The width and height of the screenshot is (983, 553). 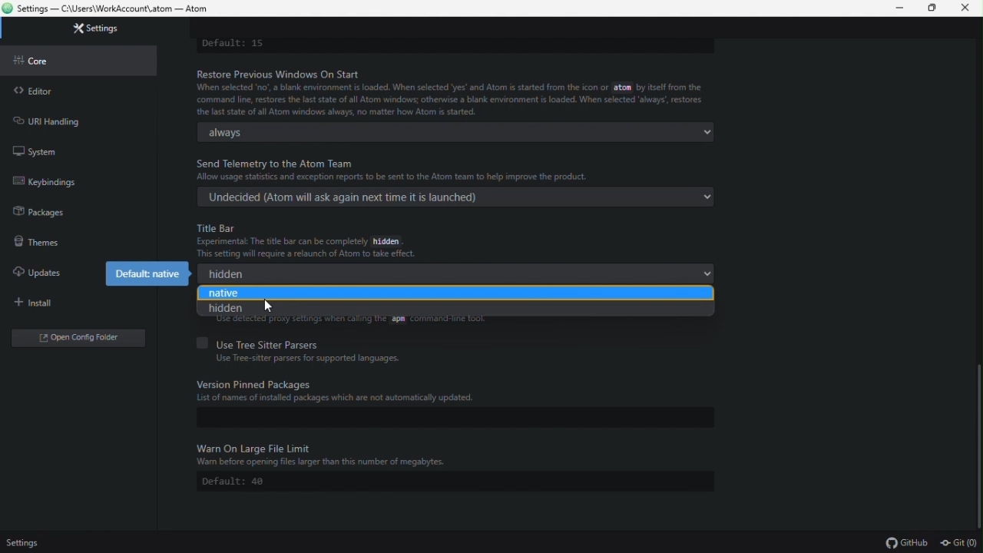 I want to click on Title Bar, so click(x=218, y=227).